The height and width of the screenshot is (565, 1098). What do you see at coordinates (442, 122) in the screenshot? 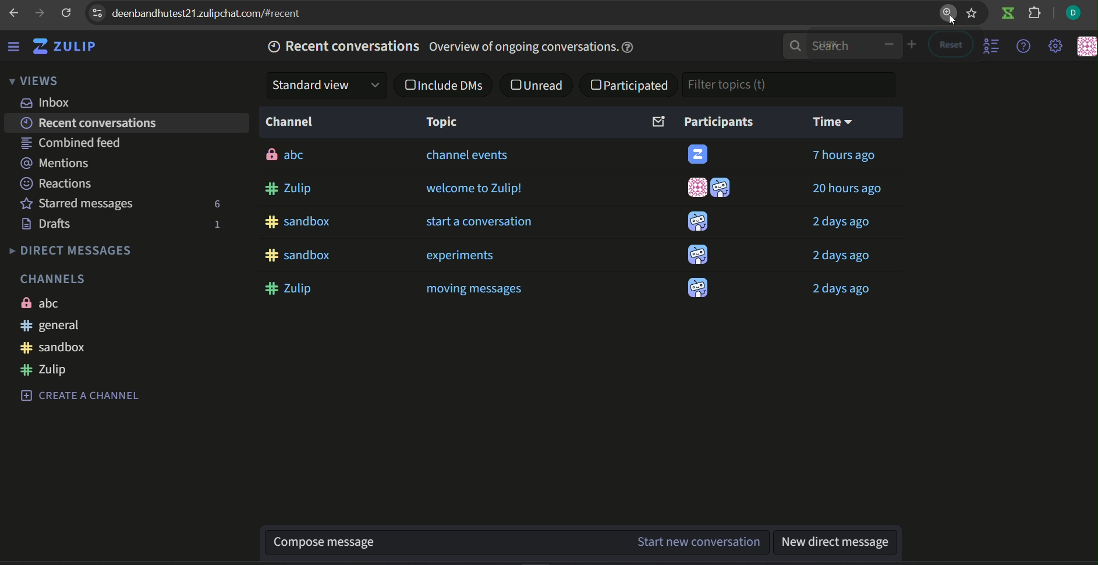
I see `Topic` at bounding box center [442, 122].